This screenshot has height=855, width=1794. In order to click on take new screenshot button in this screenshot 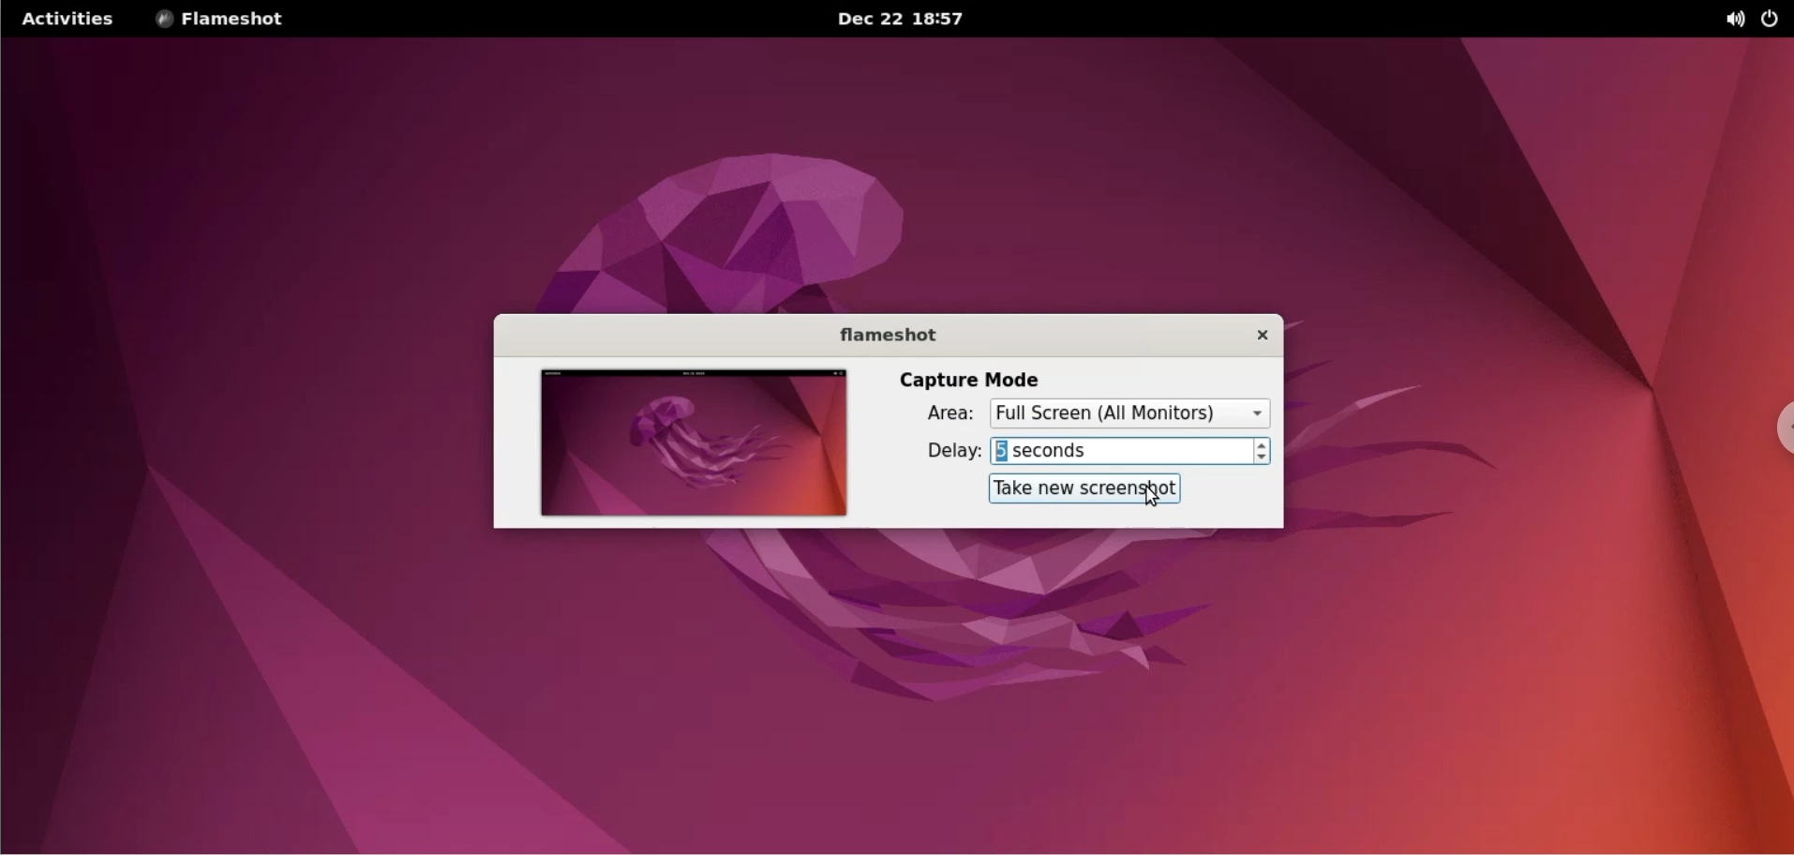, I will do `click(1090, 490)`.